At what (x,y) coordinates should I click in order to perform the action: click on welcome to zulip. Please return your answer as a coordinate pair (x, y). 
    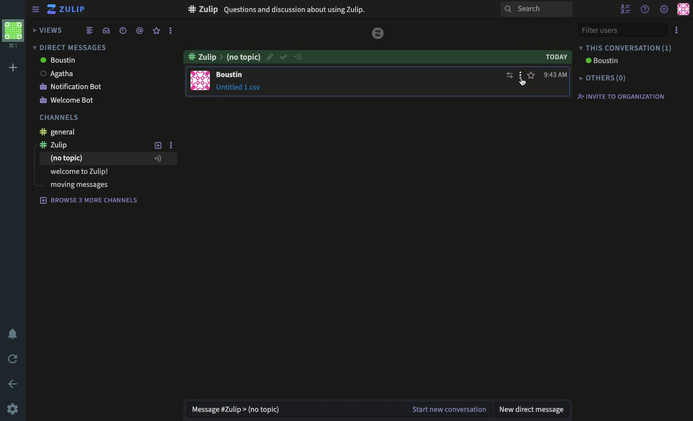
    Looking at the image, I should click on (81, 171).